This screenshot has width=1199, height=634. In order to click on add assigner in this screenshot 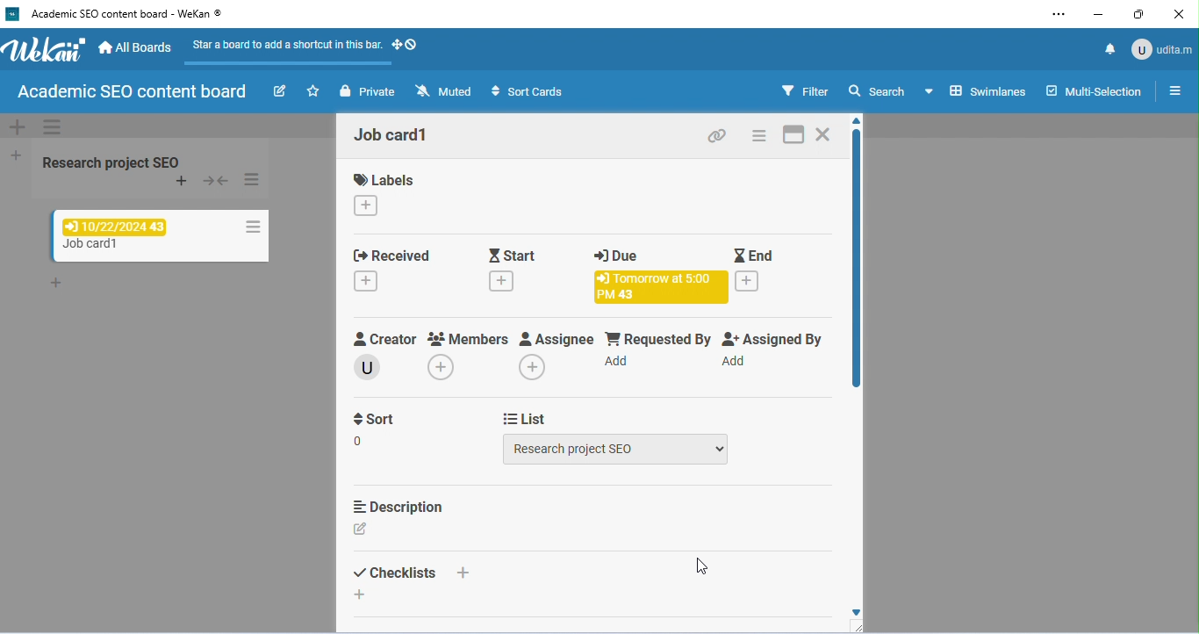, I will do `click(737, 359)`.